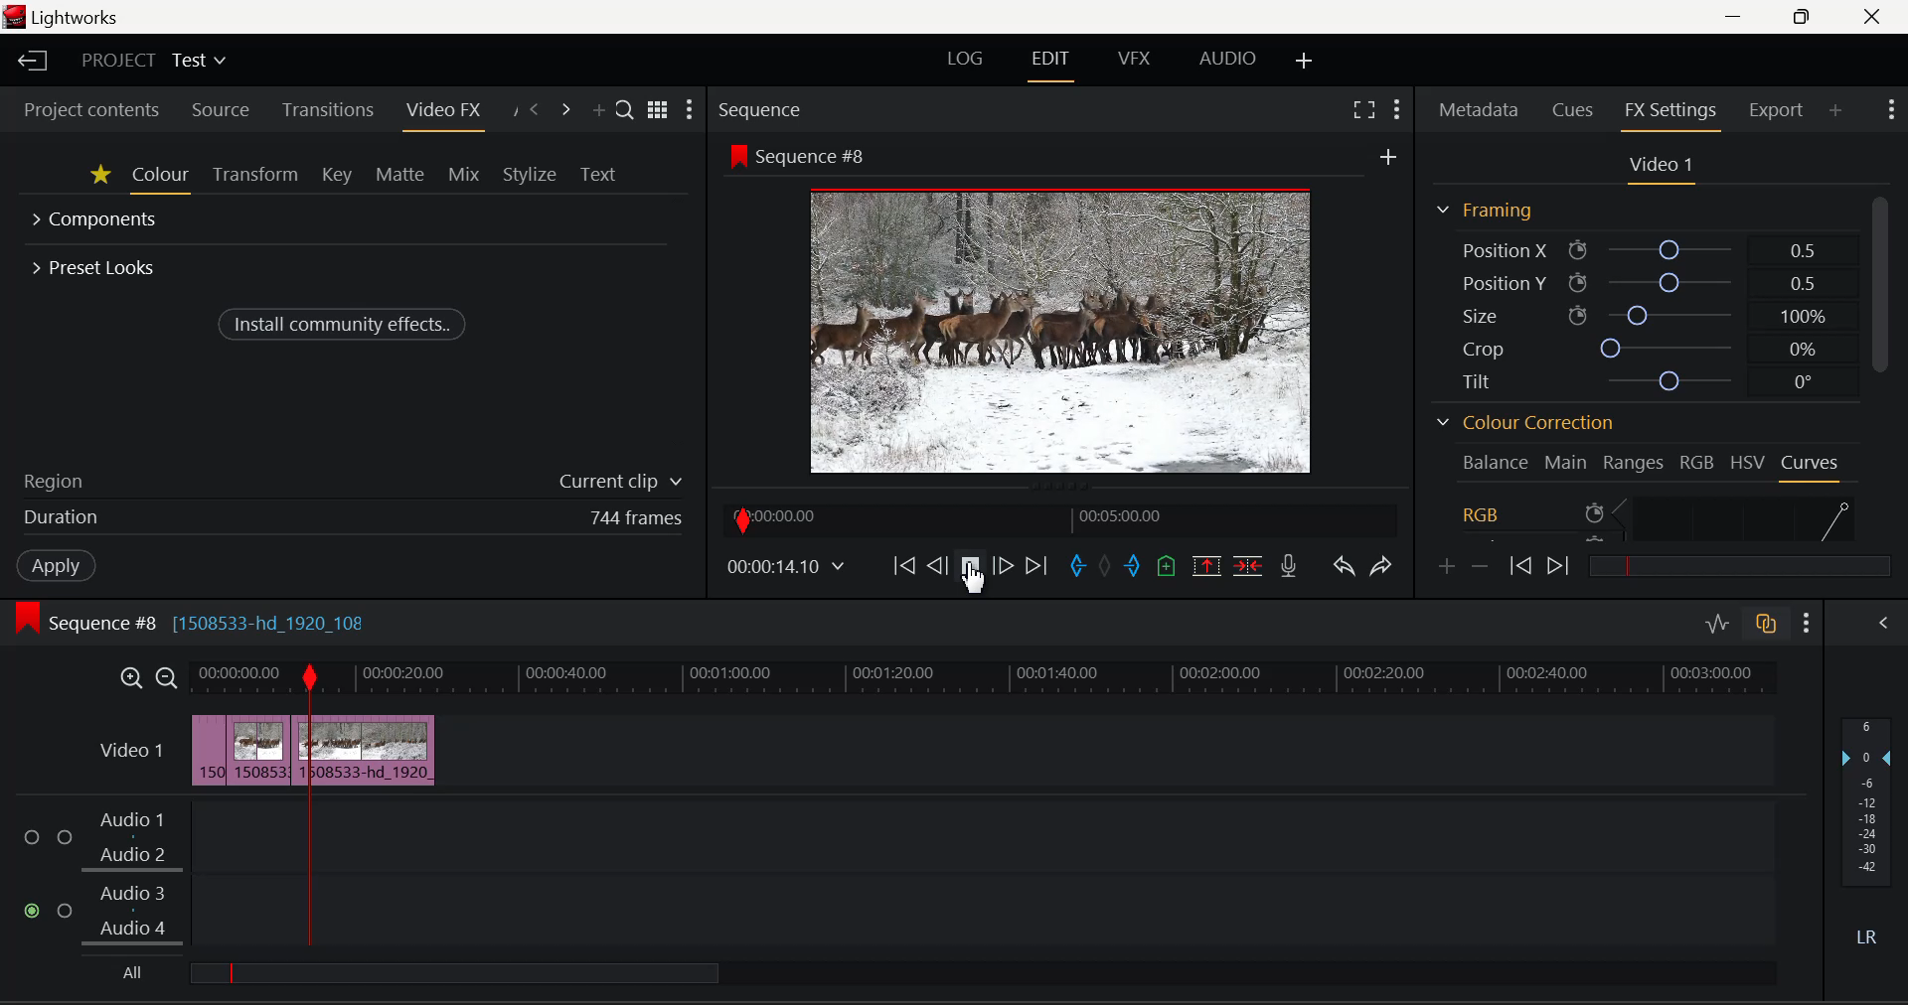 Image resolution: width=1908 pixels, height=1005 pixels. Describe the element at coordinates (1444, 568) in the screenshot. I see `Add keyframe` at that location.